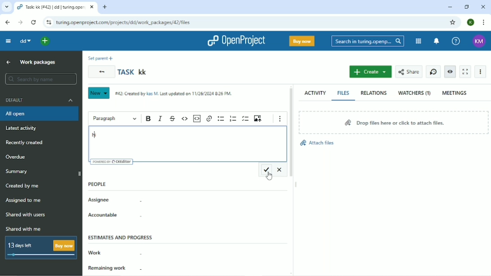 This screenshot has width=491, height=276. Describe the element at coordinates (34, 22) in the screenshot. I see `Reload this page` at that location.